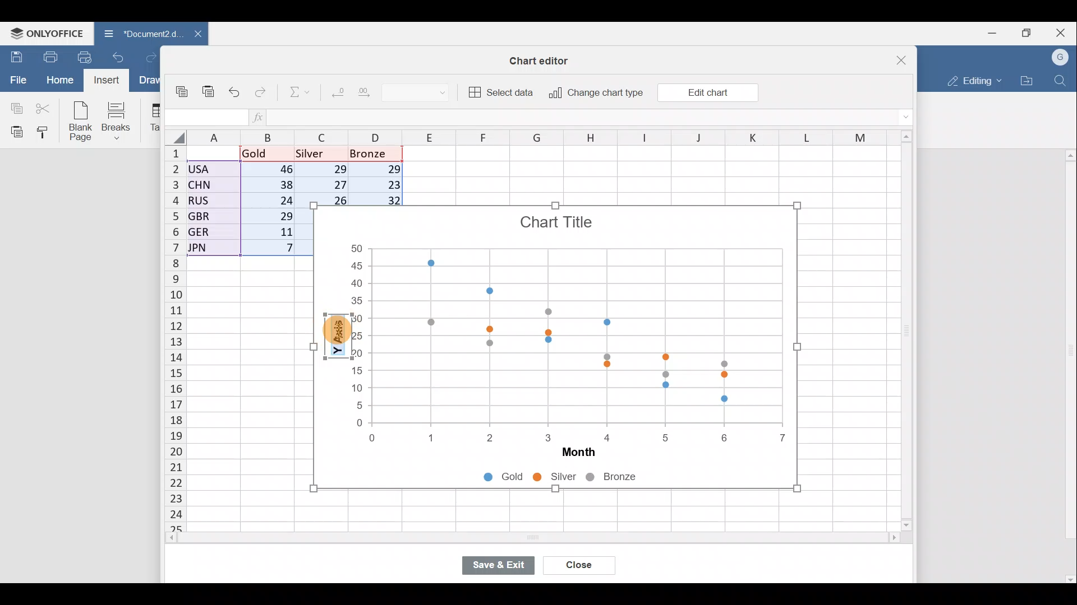  What do you see at coordinates (335, 95) in the screenshot?
I see `Decrease decimal` at bounding box center [335, 95].